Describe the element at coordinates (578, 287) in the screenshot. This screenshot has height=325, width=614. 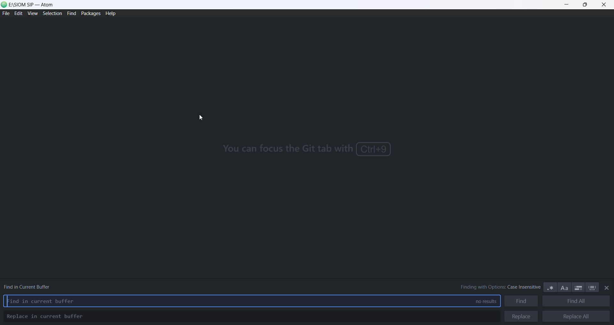
I see `only in selection` at that location.